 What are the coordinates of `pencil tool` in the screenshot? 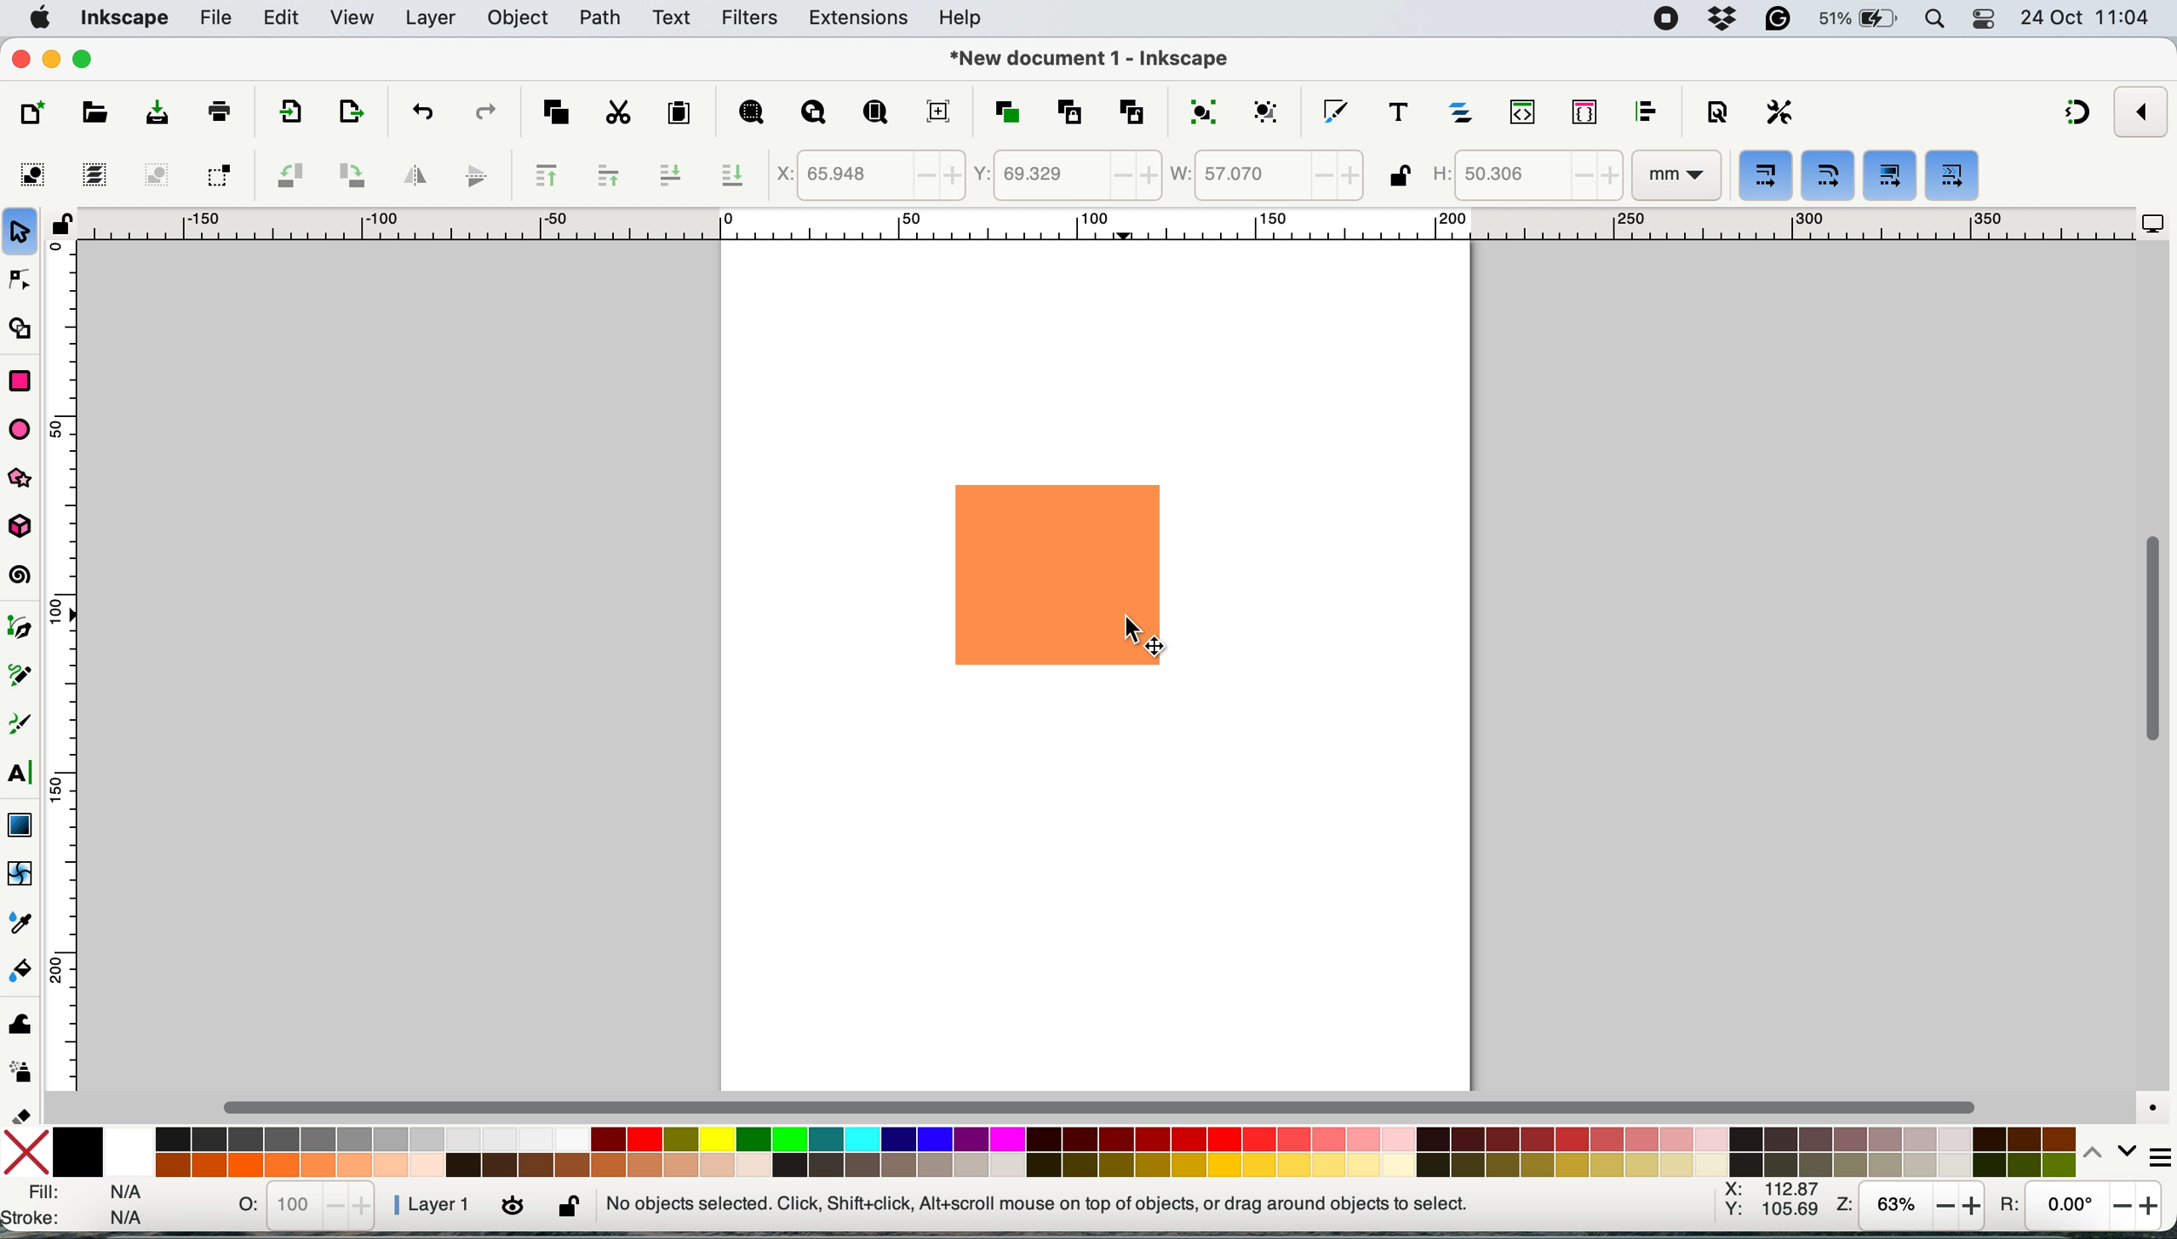 It's located at (26, 680).